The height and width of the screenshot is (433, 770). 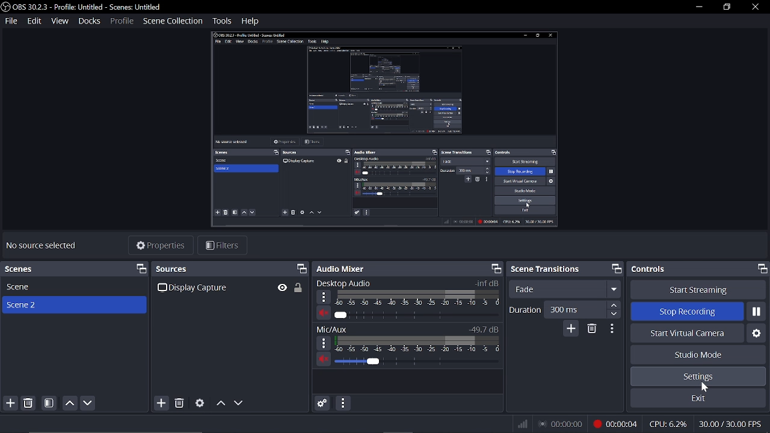 I want to click on move down source, so click(x=239, y=402).